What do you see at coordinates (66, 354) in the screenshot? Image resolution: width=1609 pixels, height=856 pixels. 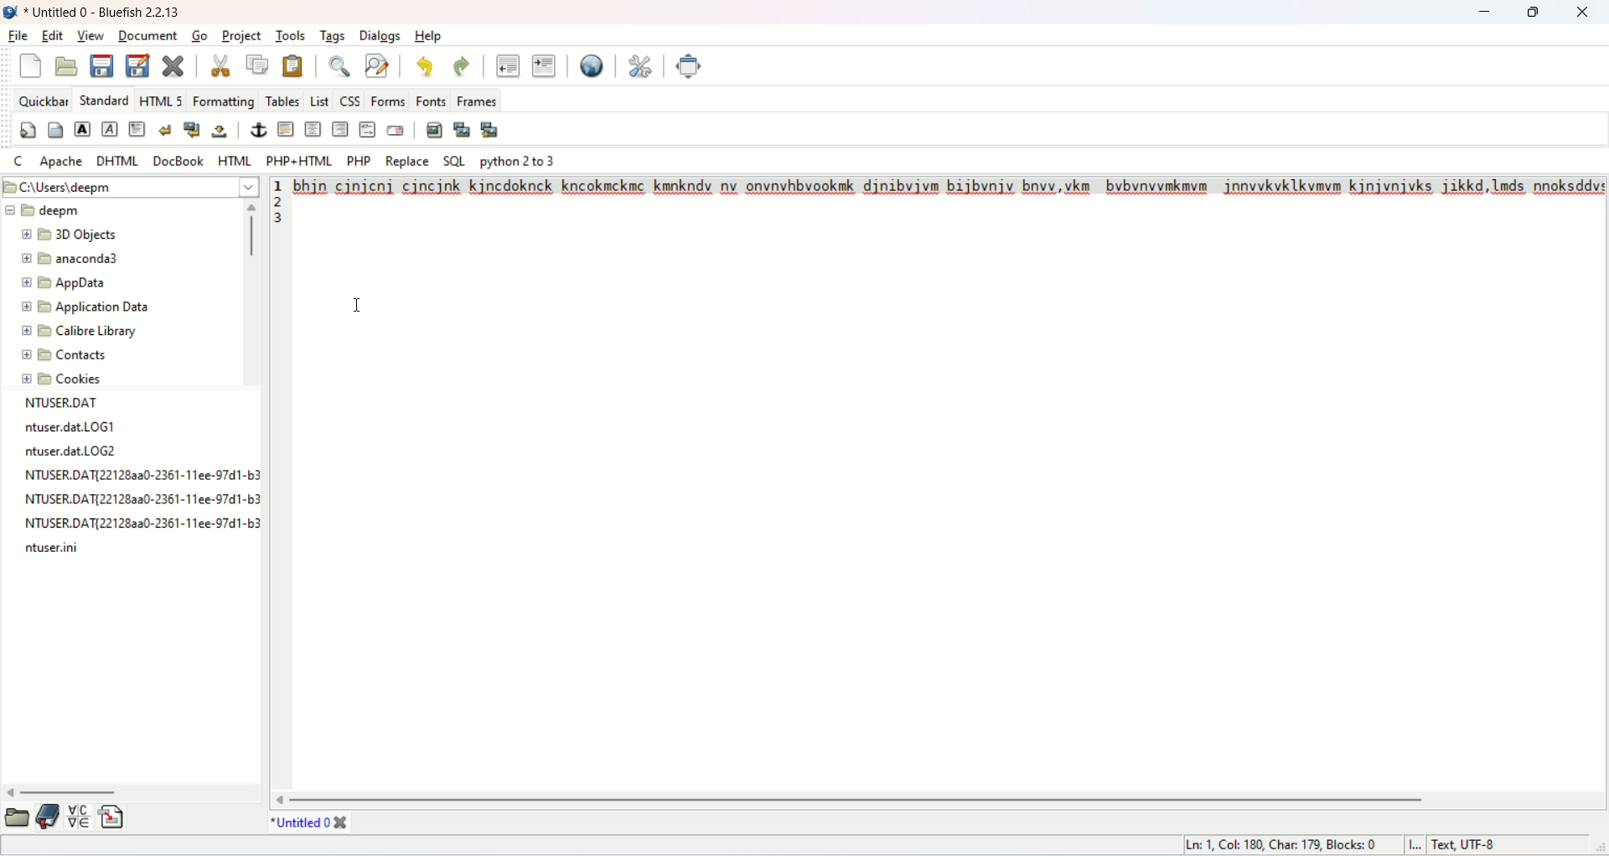 I see `contacts` at bounding box center [66, 354].